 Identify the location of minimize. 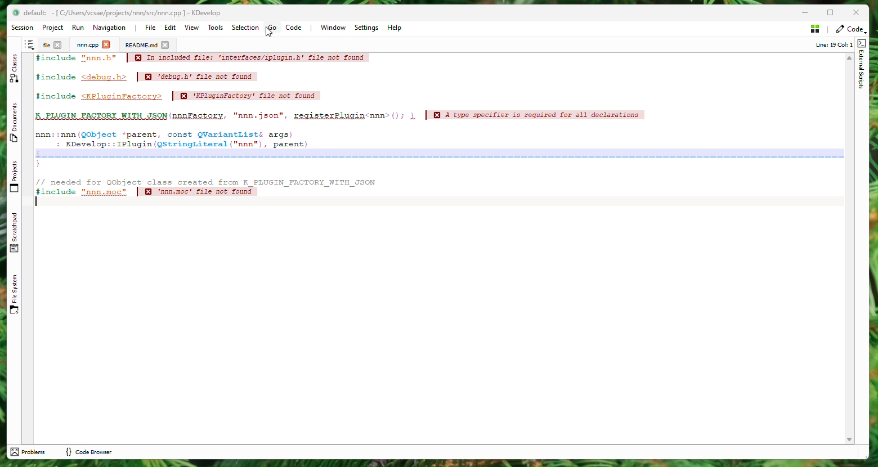
(799, 13).